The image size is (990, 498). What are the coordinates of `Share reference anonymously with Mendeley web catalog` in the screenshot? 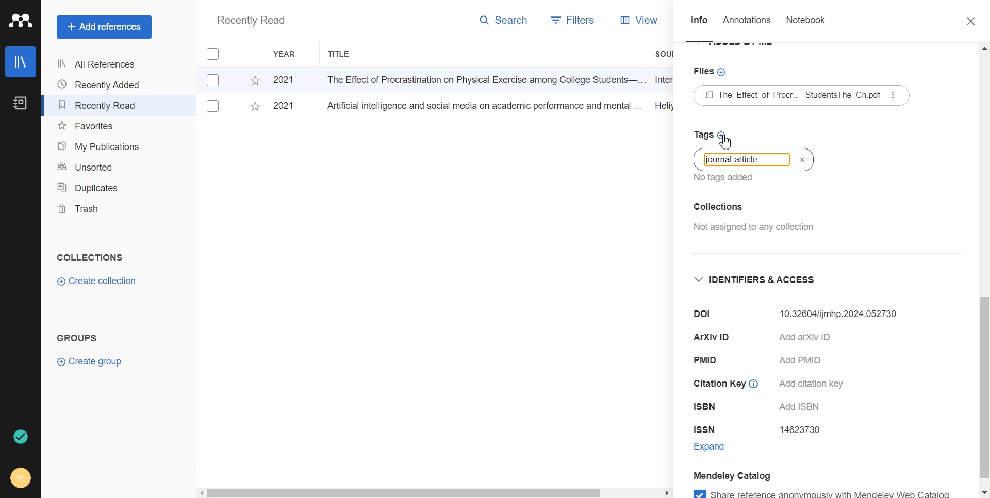 It's located at (821, 491).